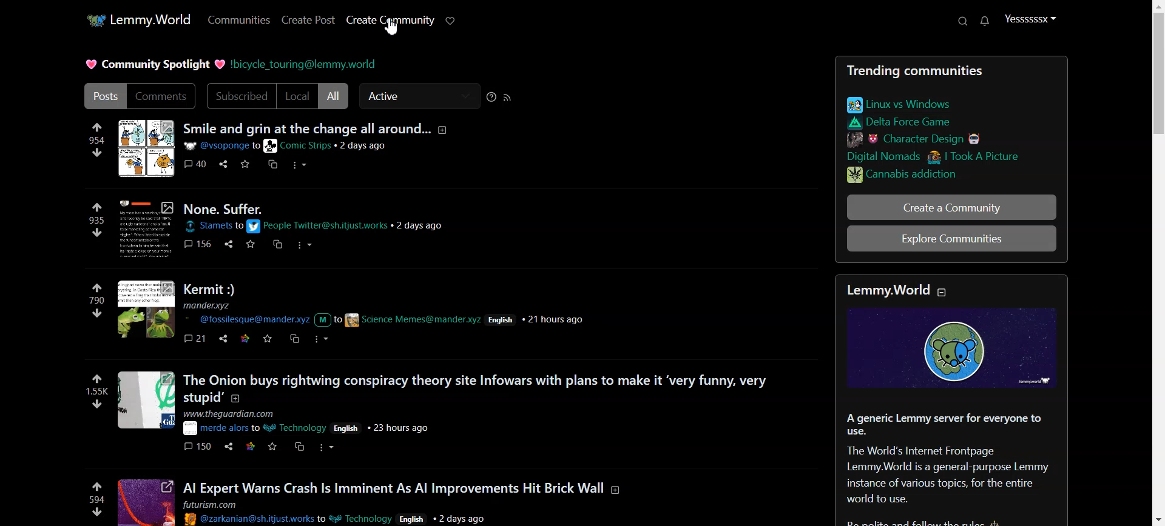 The height and width of the screenshot is (526, 1165). Describe the element at coordinates (237, 19) in the screenshot. I see `Communities` at that location.